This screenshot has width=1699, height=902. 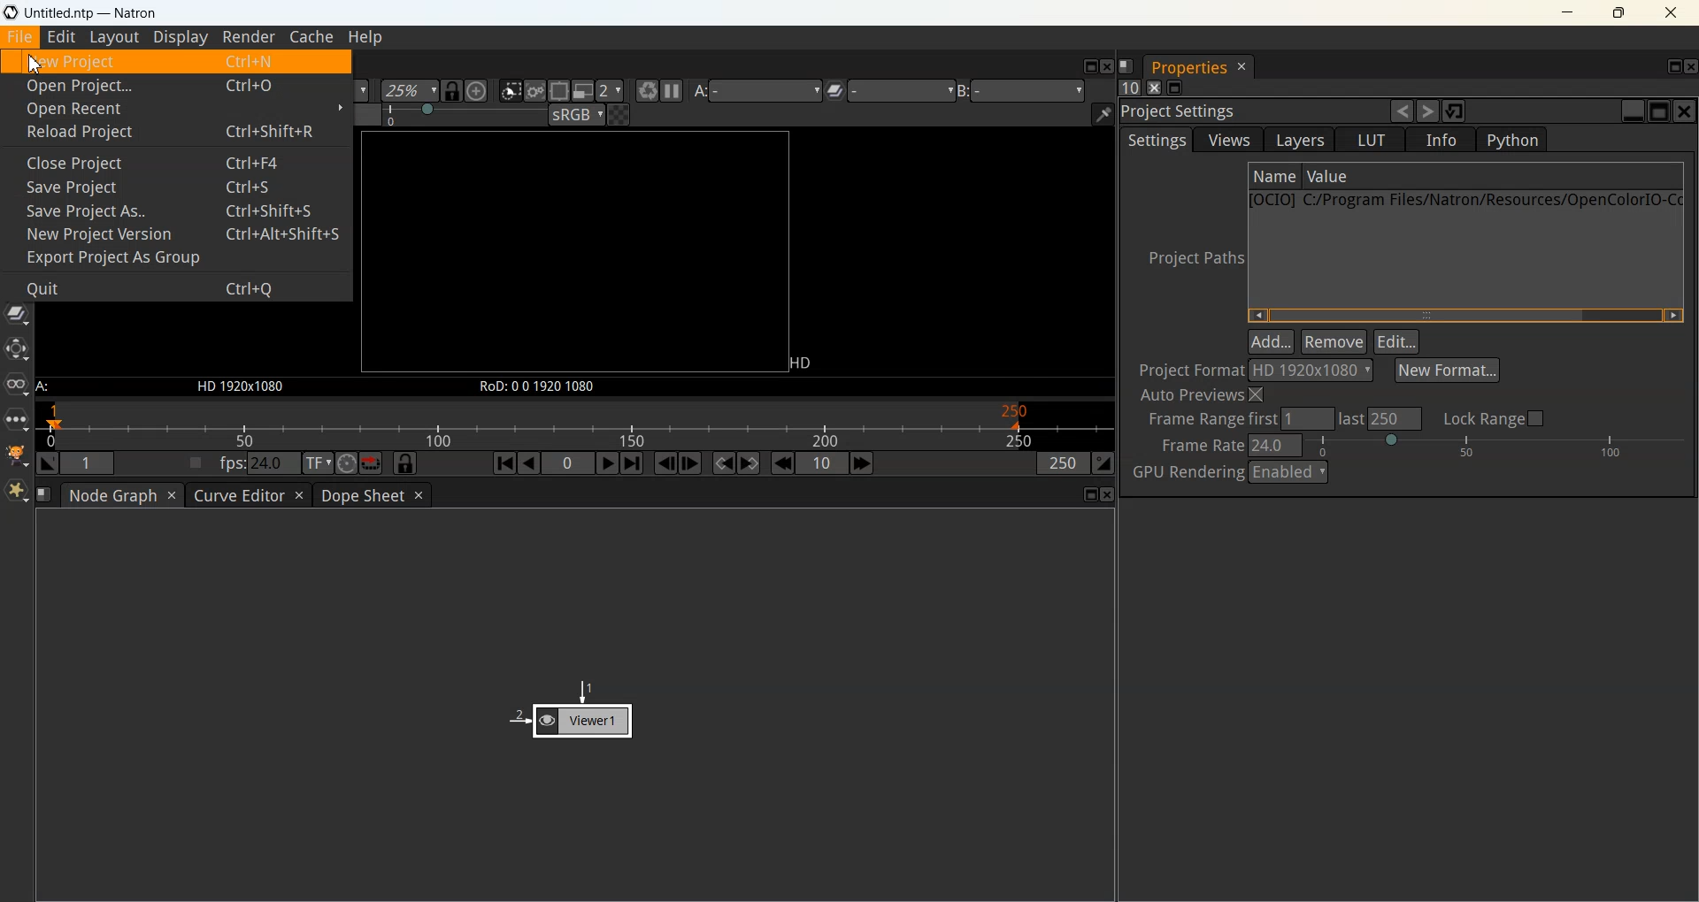 I want to click on Close Dope sheet, so click(x=419, y=494).